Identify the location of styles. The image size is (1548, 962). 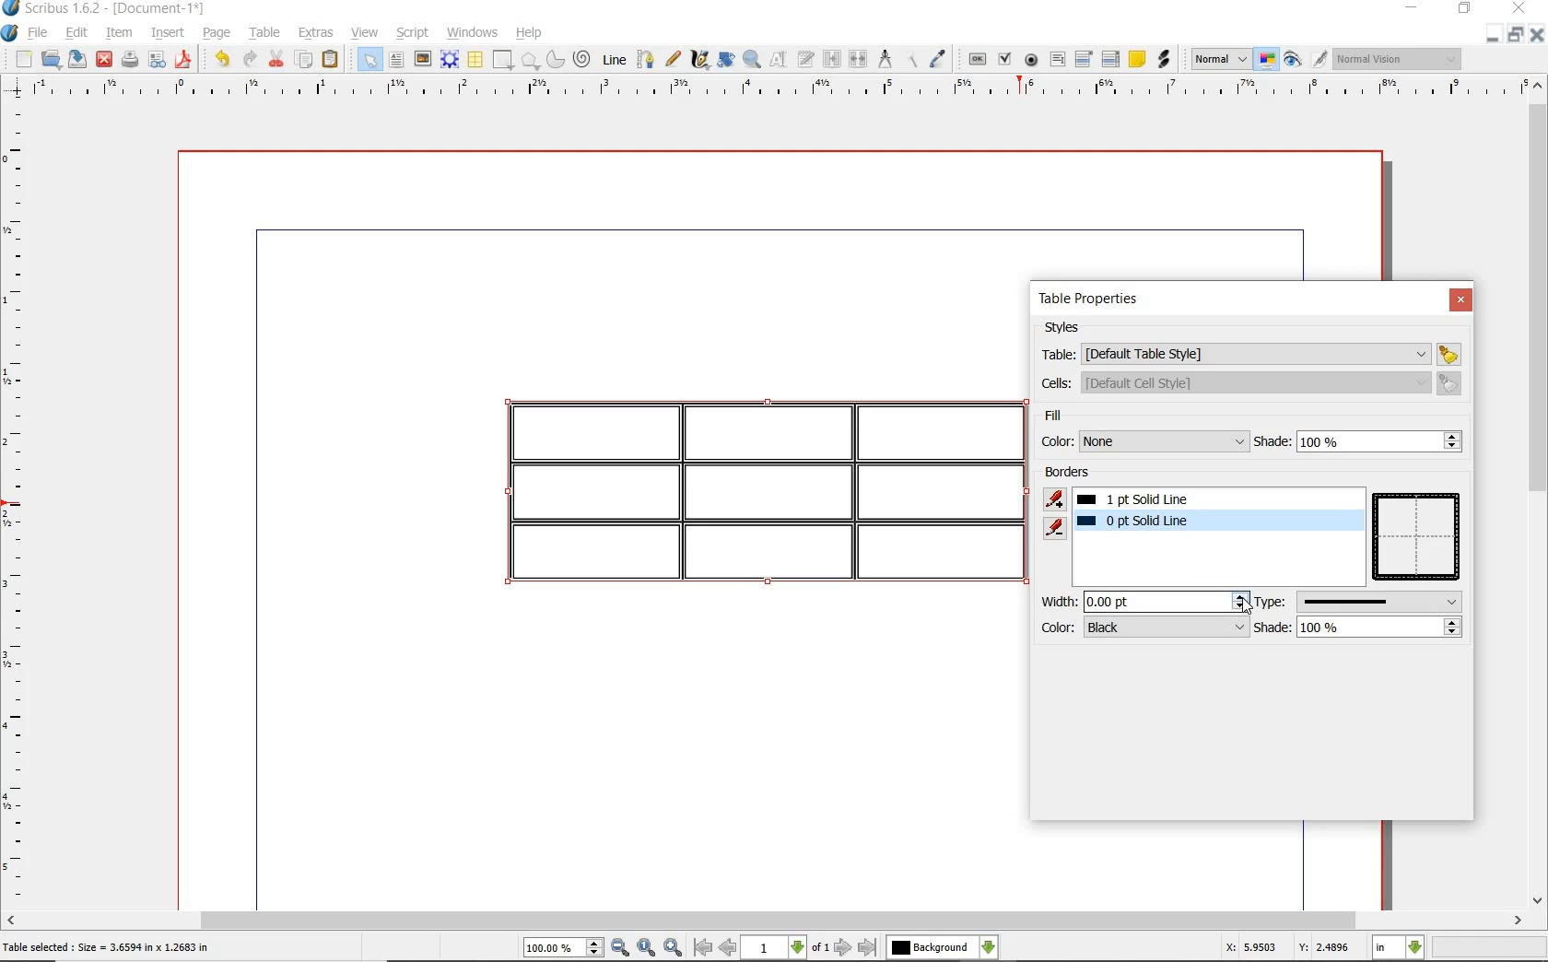
(1068, 328).